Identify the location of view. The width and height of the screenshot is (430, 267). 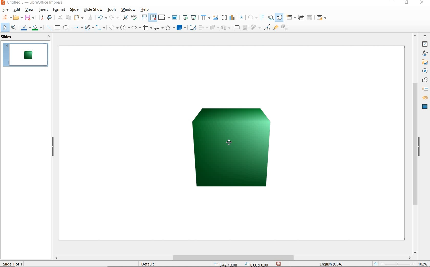
(29, 9).